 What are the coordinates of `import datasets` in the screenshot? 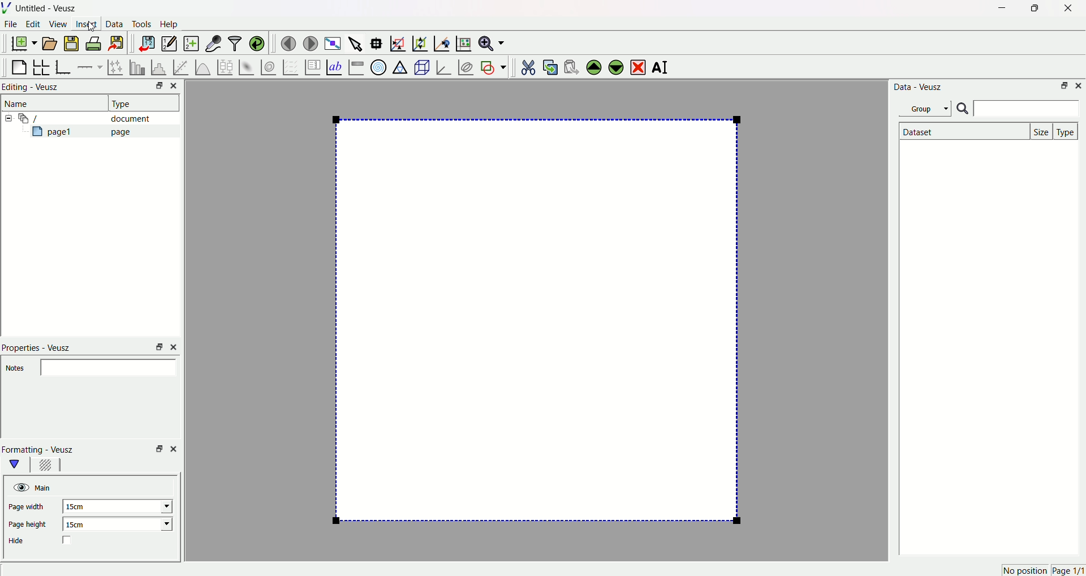 It's located at (146, 43).